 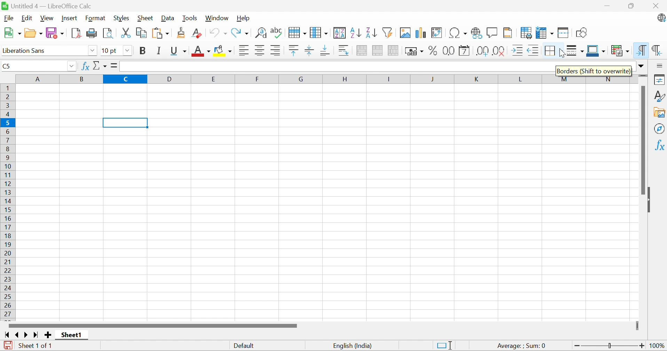 I want to click on Underline, so click(x=179, y=51).